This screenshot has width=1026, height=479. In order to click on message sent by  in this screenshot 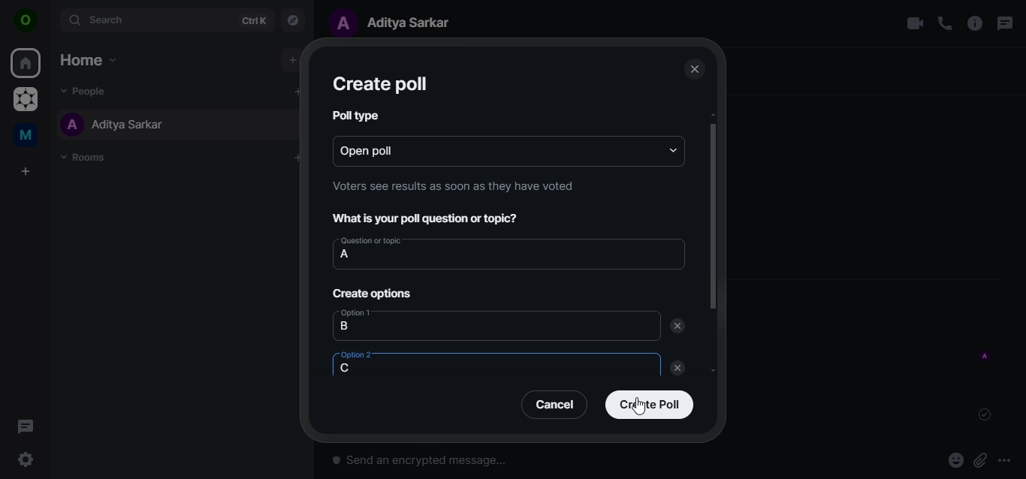, I will do `click(986, 357)`.